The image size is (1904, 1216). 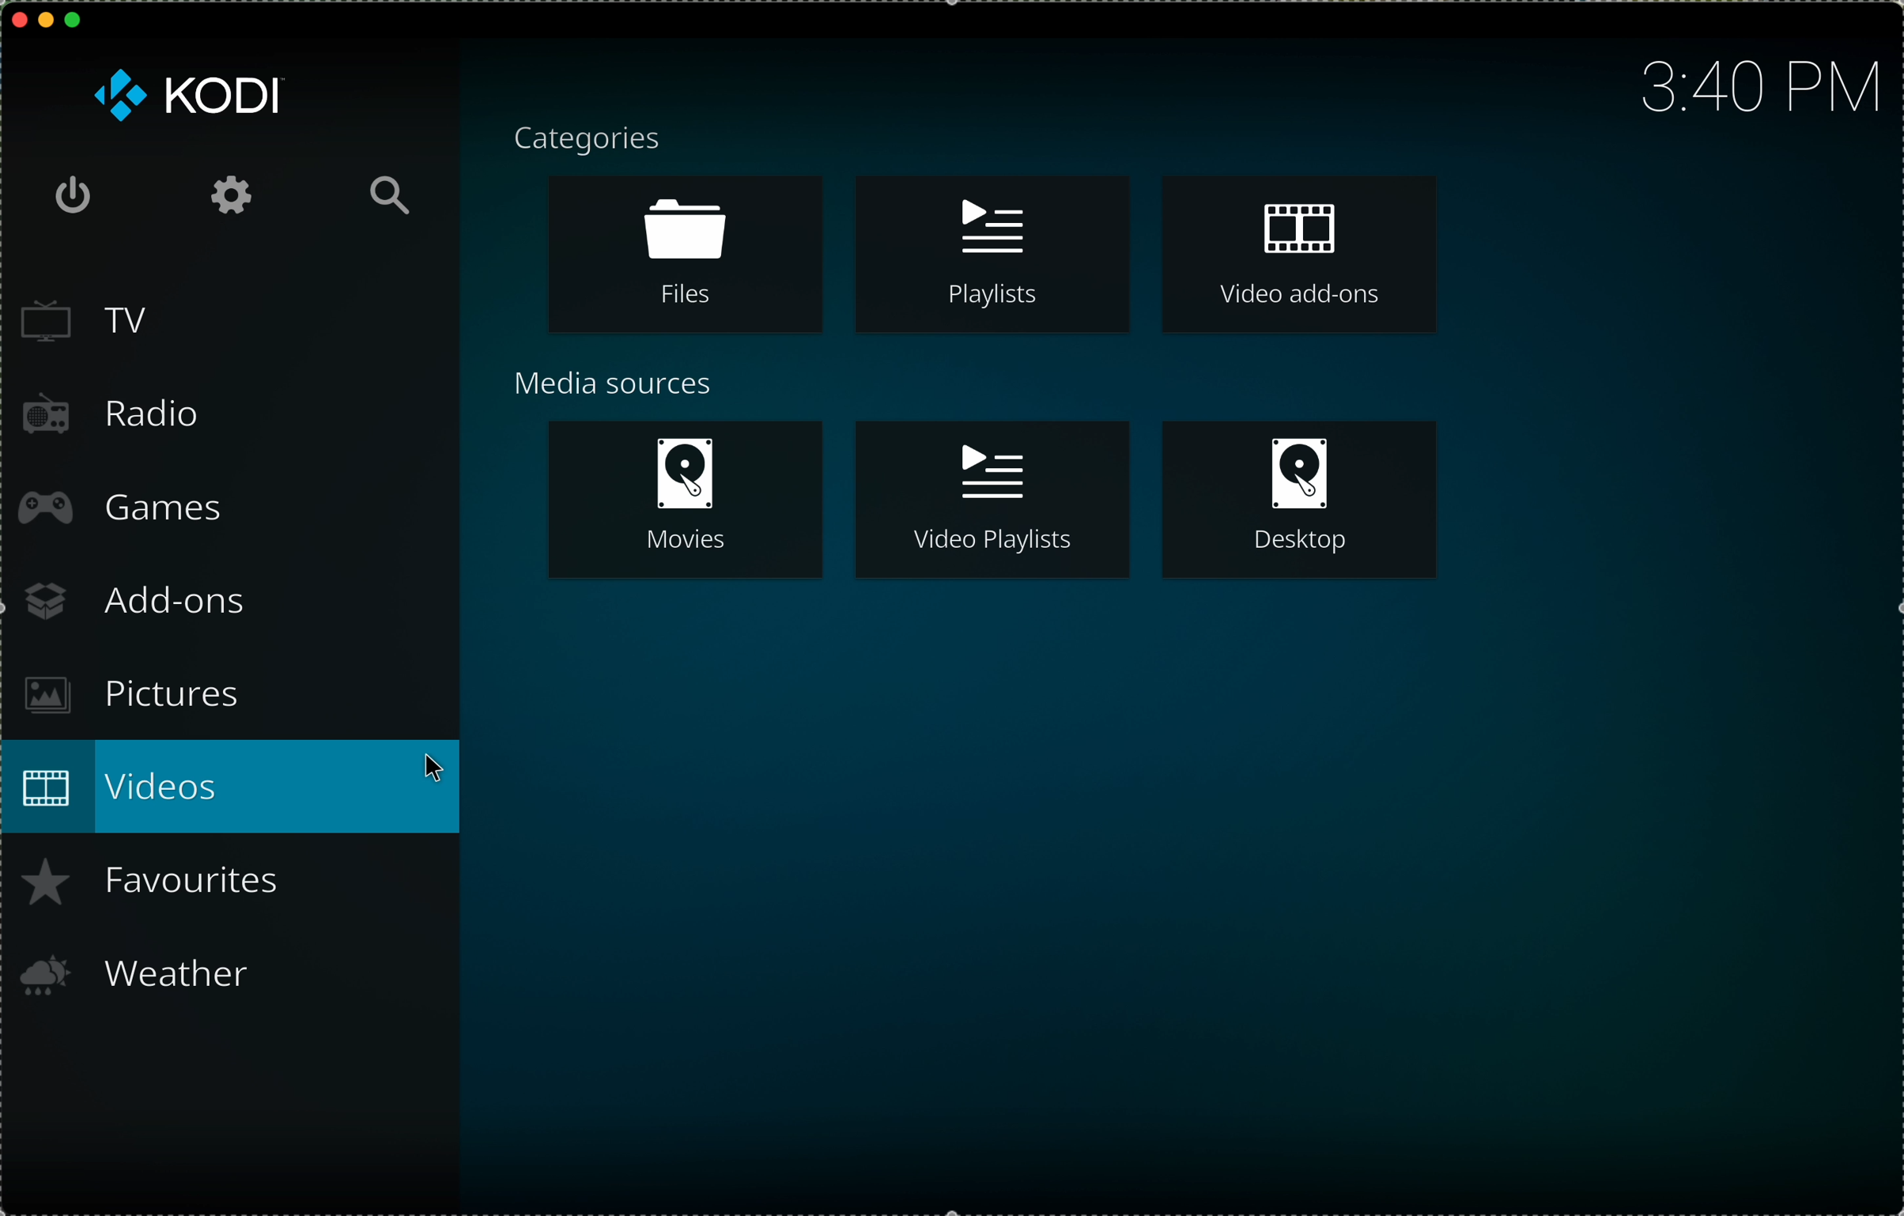 I want to click on close, so click(x=21, y=19).